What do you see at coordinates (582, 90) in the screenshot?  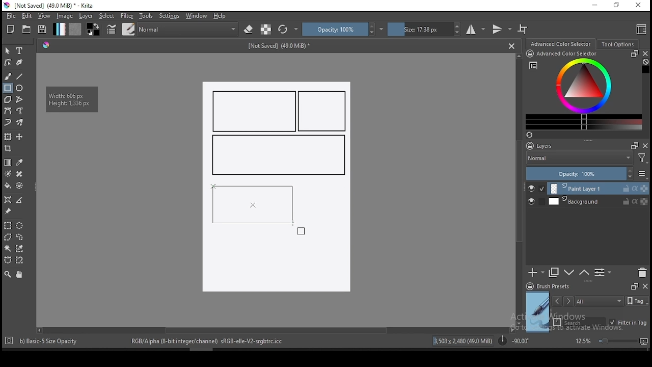 I see `advanced color selector` at bounding box center [582, 90].